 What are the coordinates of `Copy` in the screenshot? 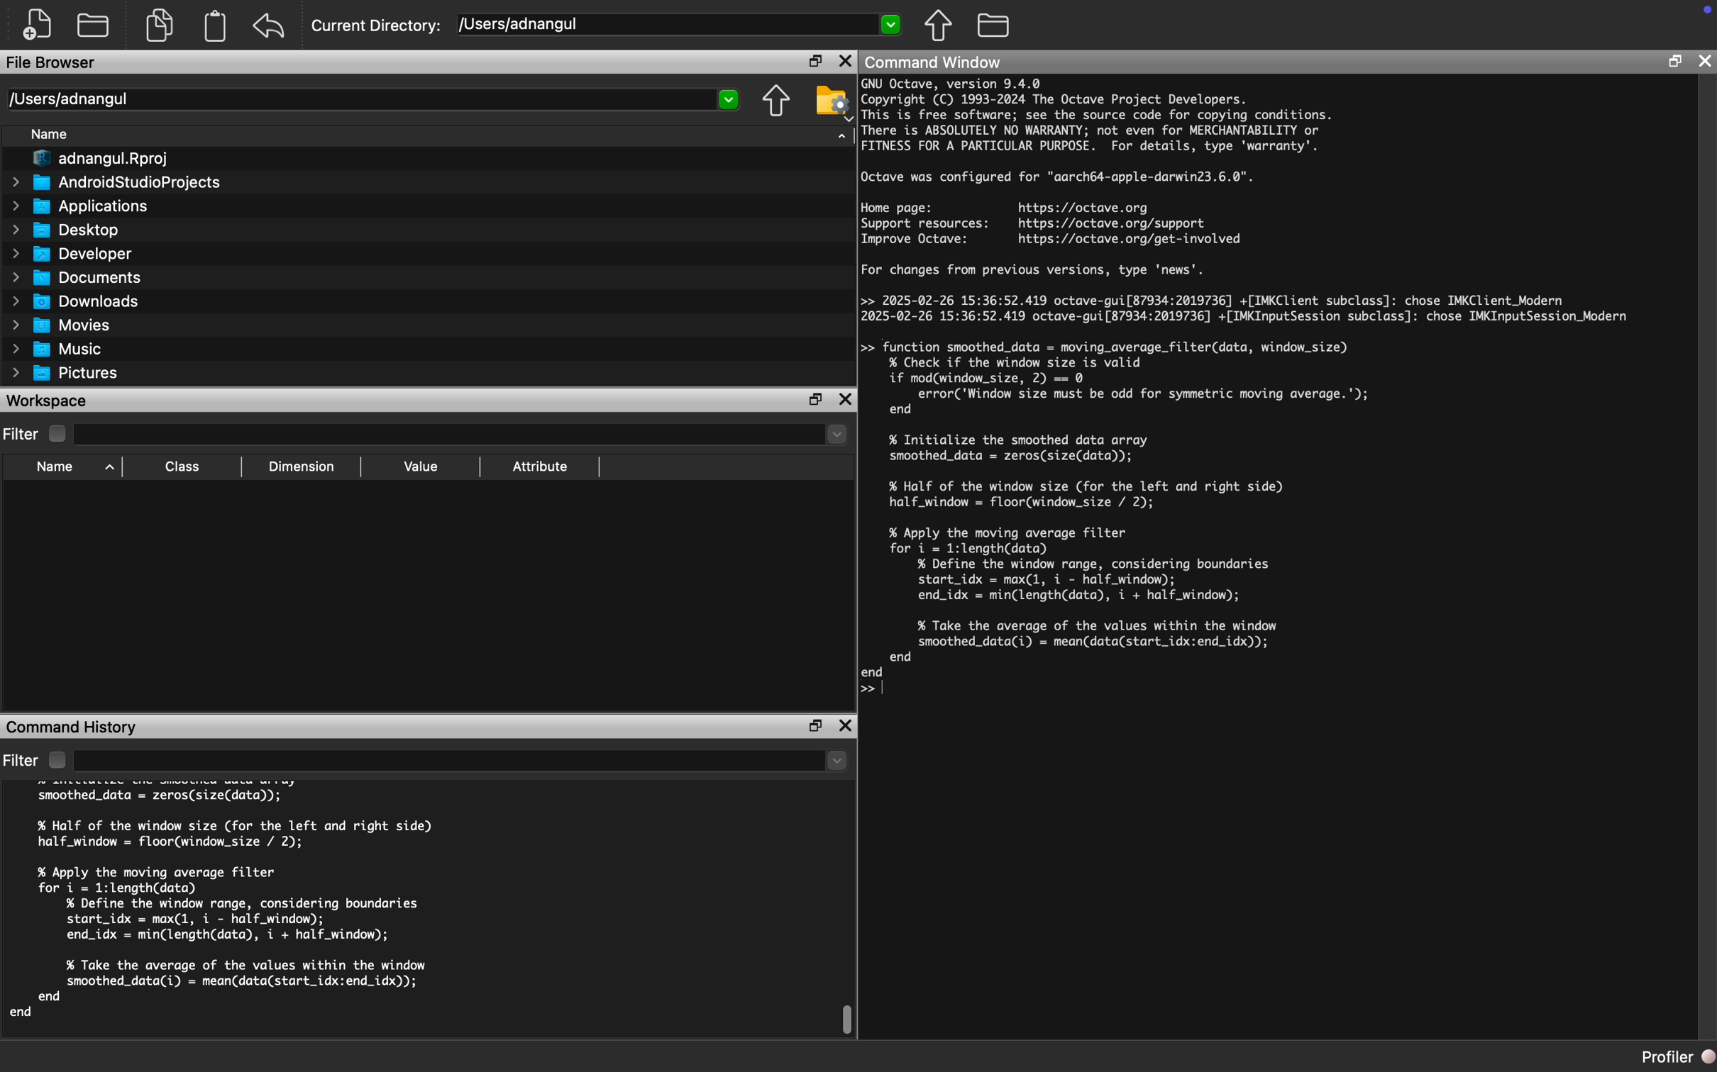 It's located at (160, 26).